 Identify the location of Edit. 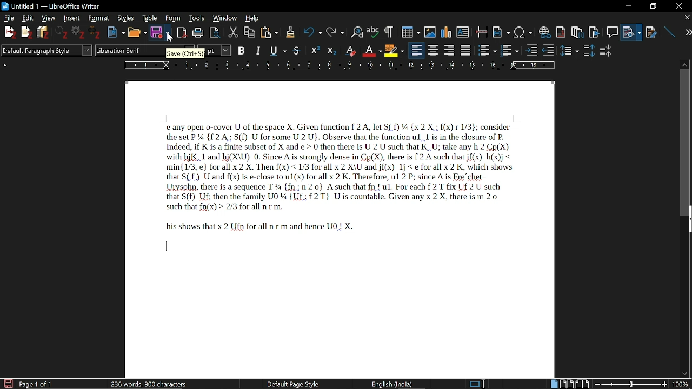
(29, 18).